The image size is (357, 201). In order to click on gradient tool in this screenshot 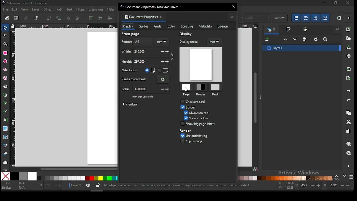, I will do `click(6, 129)`.